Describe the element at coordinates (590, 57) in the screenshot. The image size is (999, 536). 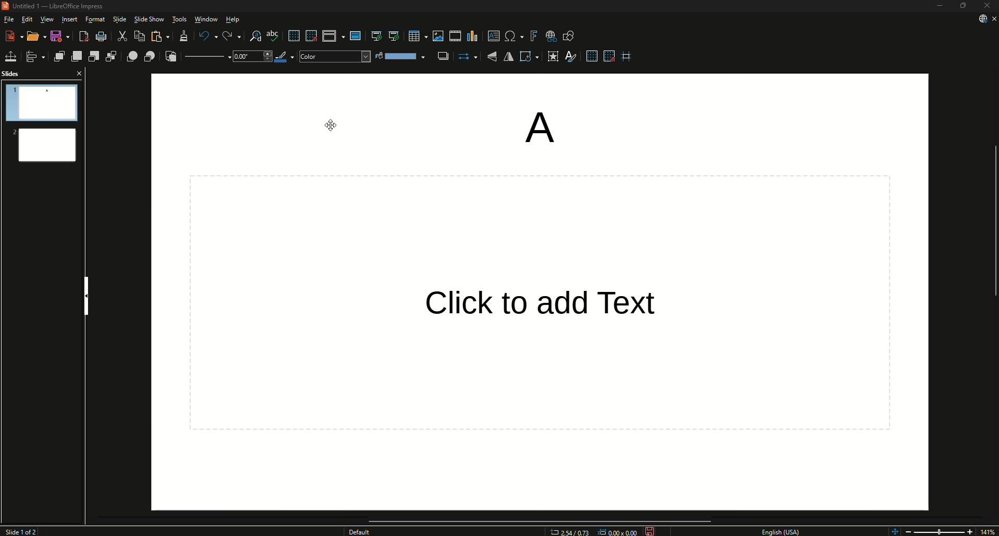
I see `Display Grid` at that location.